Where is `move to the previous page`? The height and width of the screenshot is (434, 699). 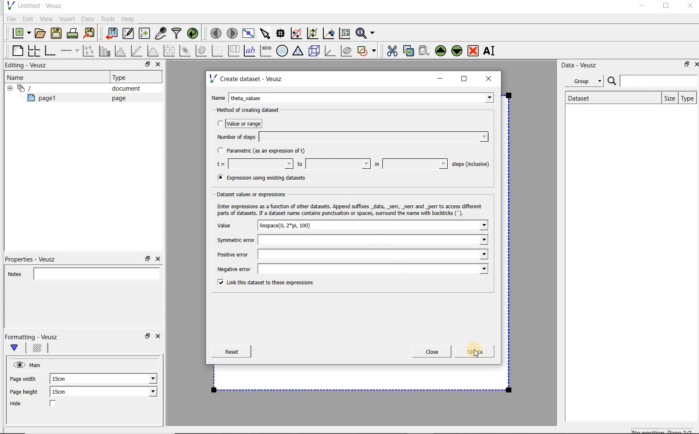 move to the previous page is located at coordinates (216, 32).